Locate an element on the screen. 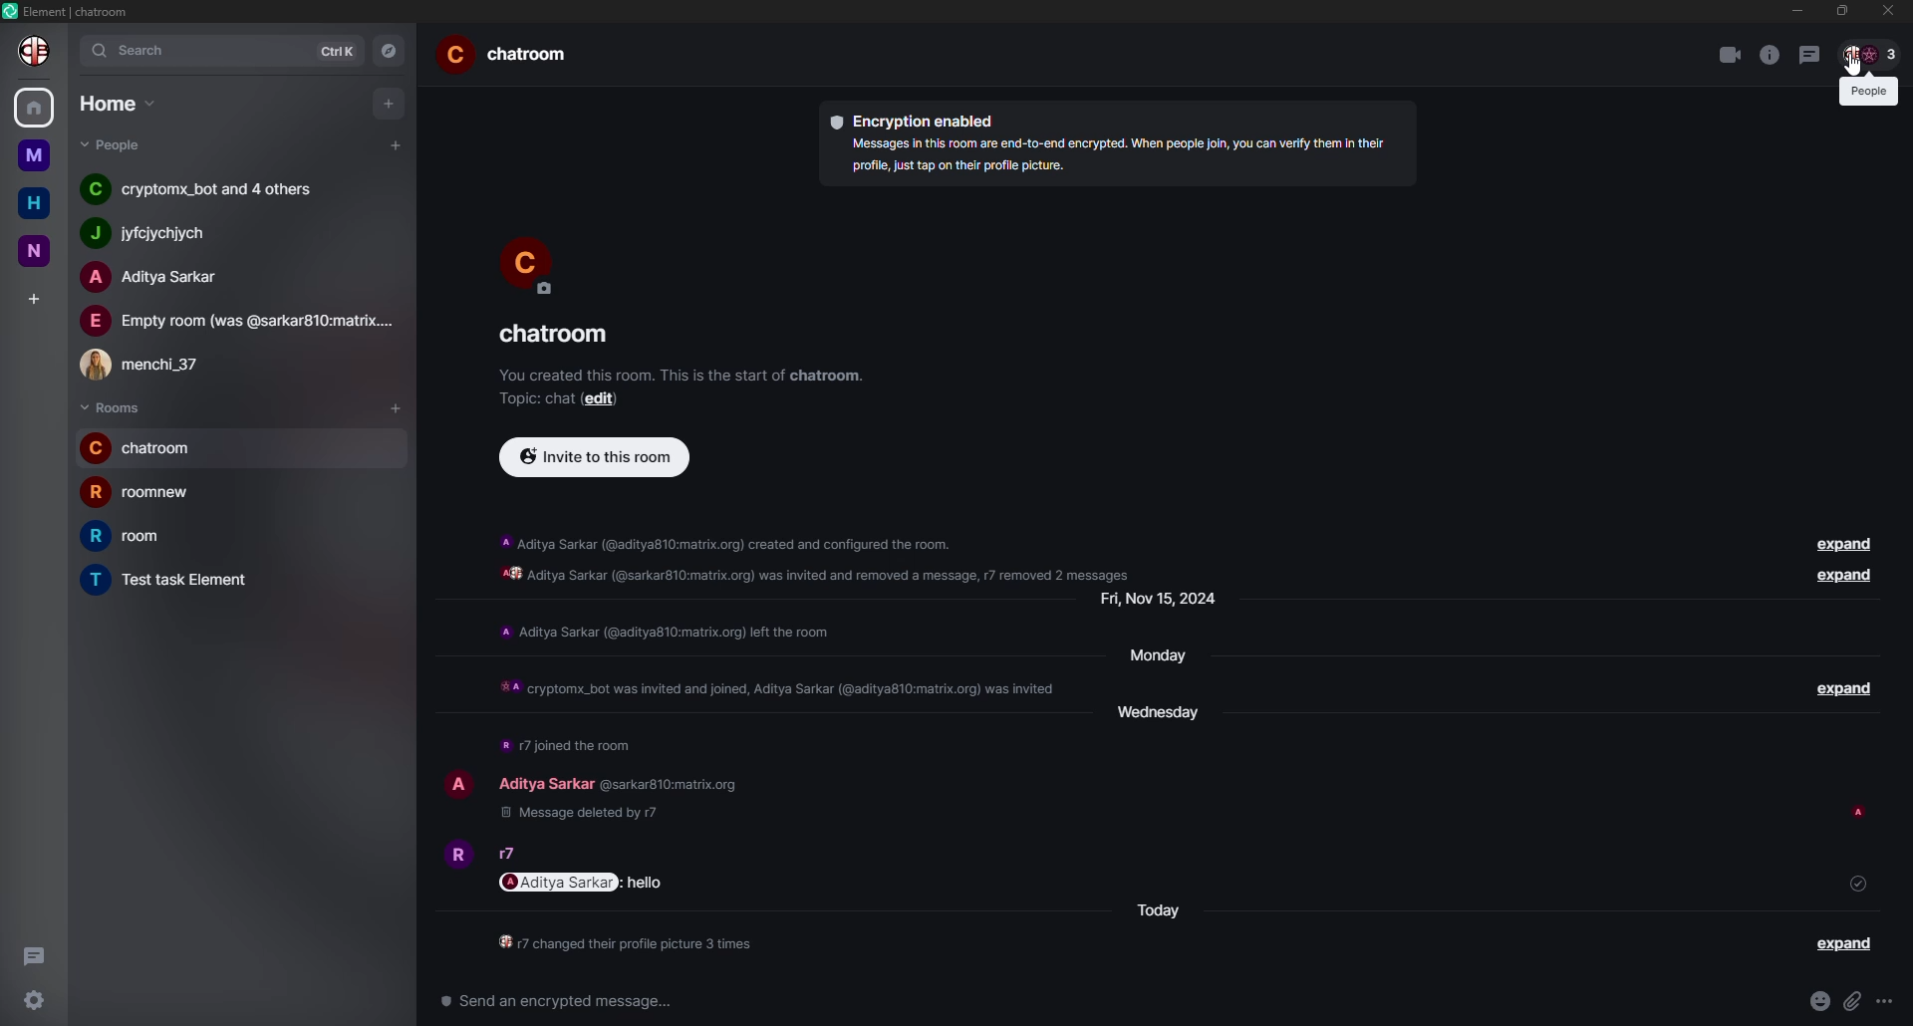  info is located at coordinates (1122, 154).